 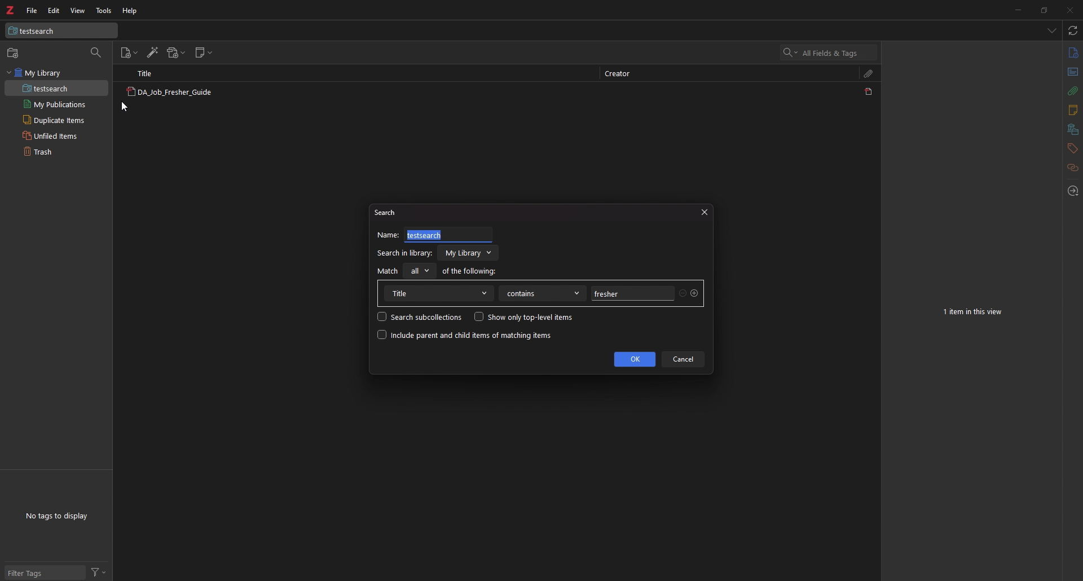 I want to click on attachment, so click(x=1073, y=91).